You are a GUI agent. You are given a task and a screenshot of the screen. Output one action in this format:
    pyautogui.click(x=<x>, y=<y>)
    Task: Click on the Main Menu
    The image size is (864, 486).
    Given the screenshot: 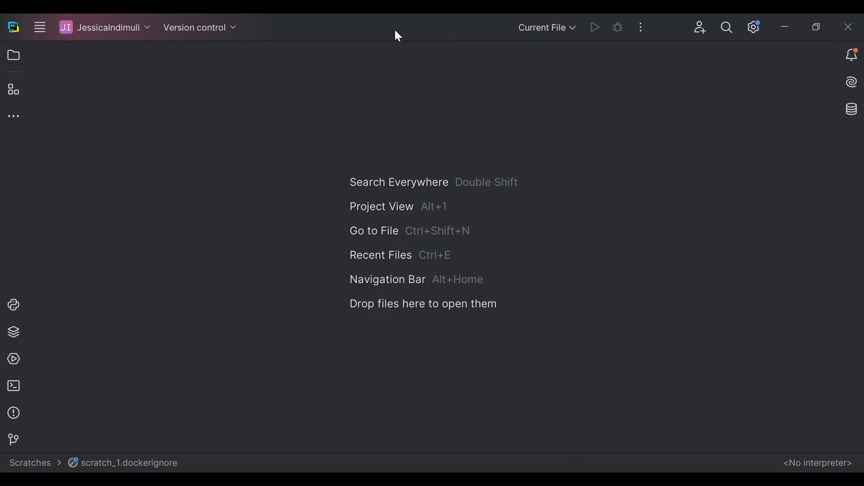 What is the action you would take?
    pyautogui.click(x=36, y=28)
    